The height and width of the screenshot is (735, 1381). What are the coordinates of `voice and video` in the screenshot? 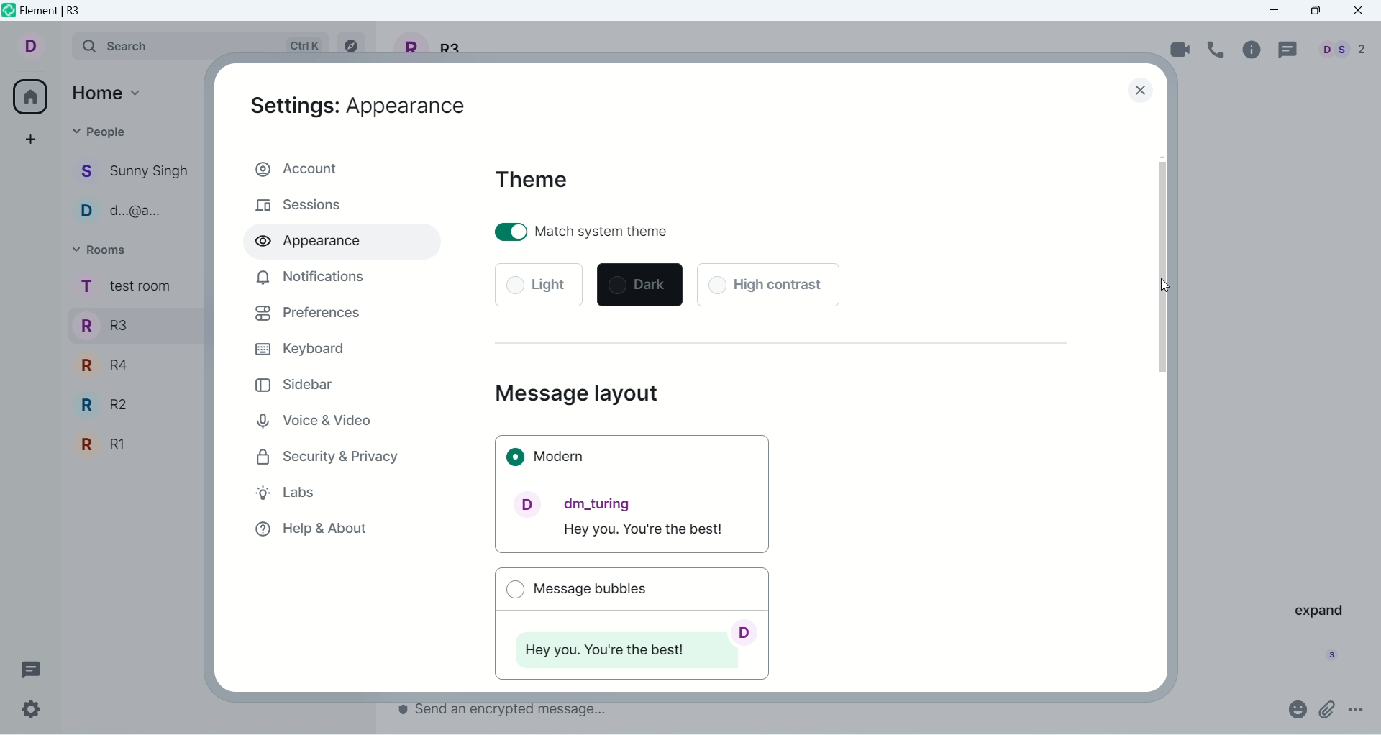 It's located at (311, 419).